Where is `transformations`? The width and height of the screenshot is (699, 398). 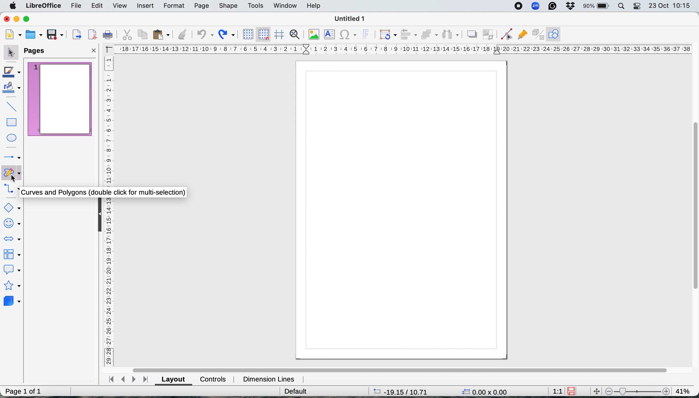 transformations is located at coordinates (388, 35).